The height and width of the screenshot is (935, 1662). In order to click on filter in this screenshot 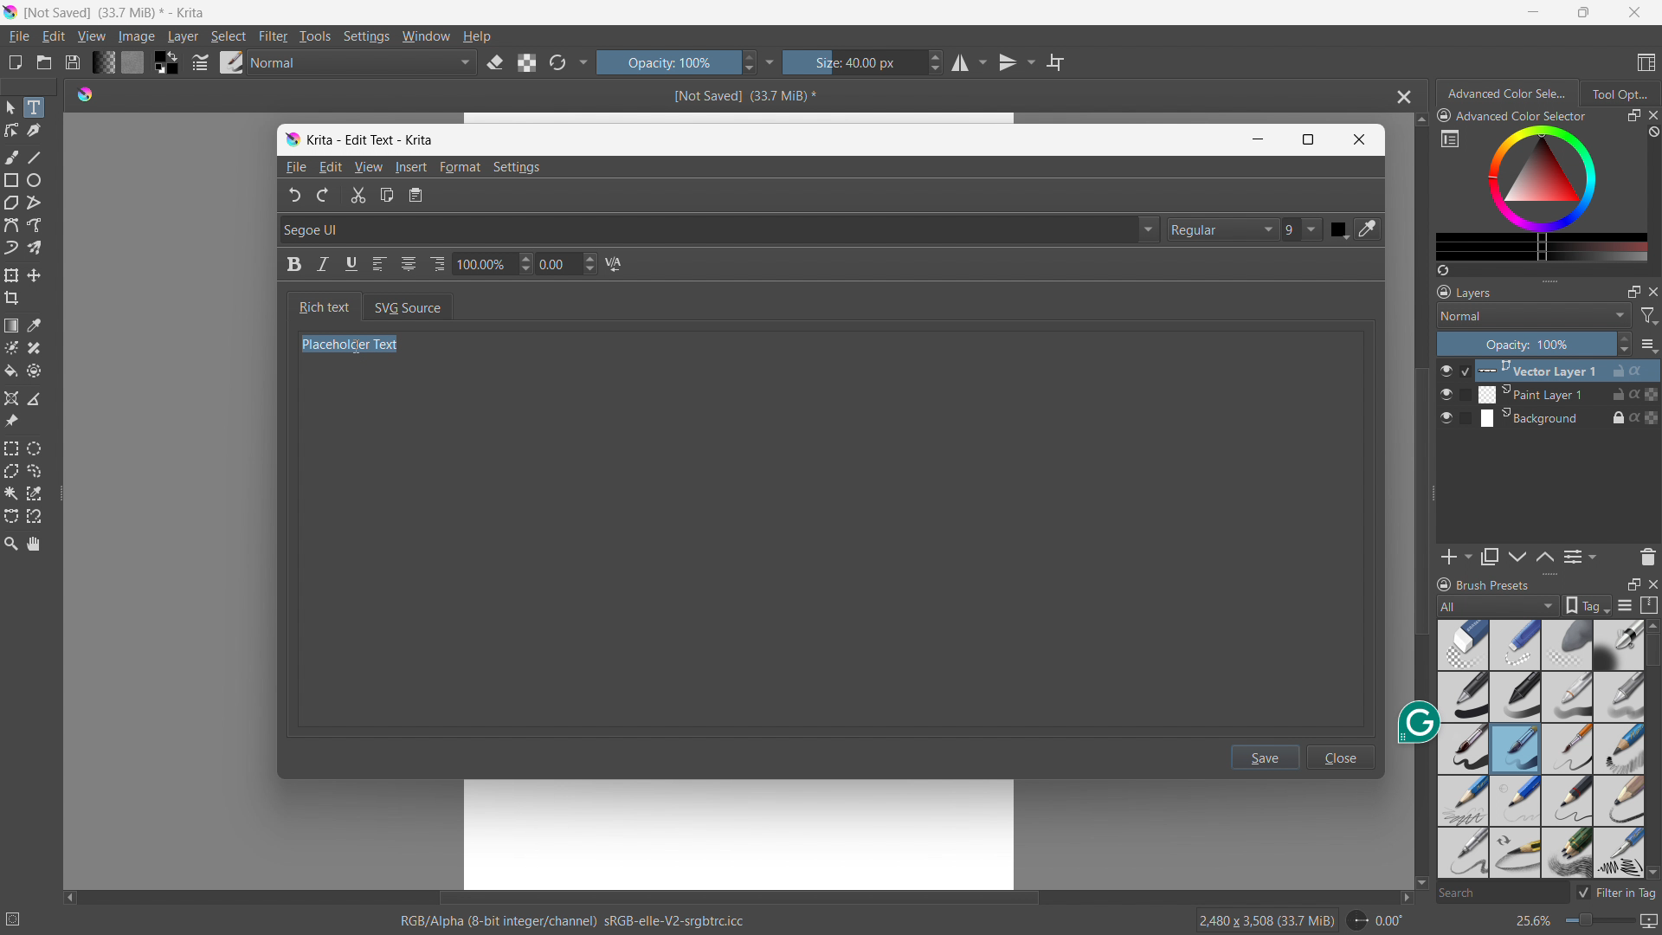, I will do `click(274, 36)`.